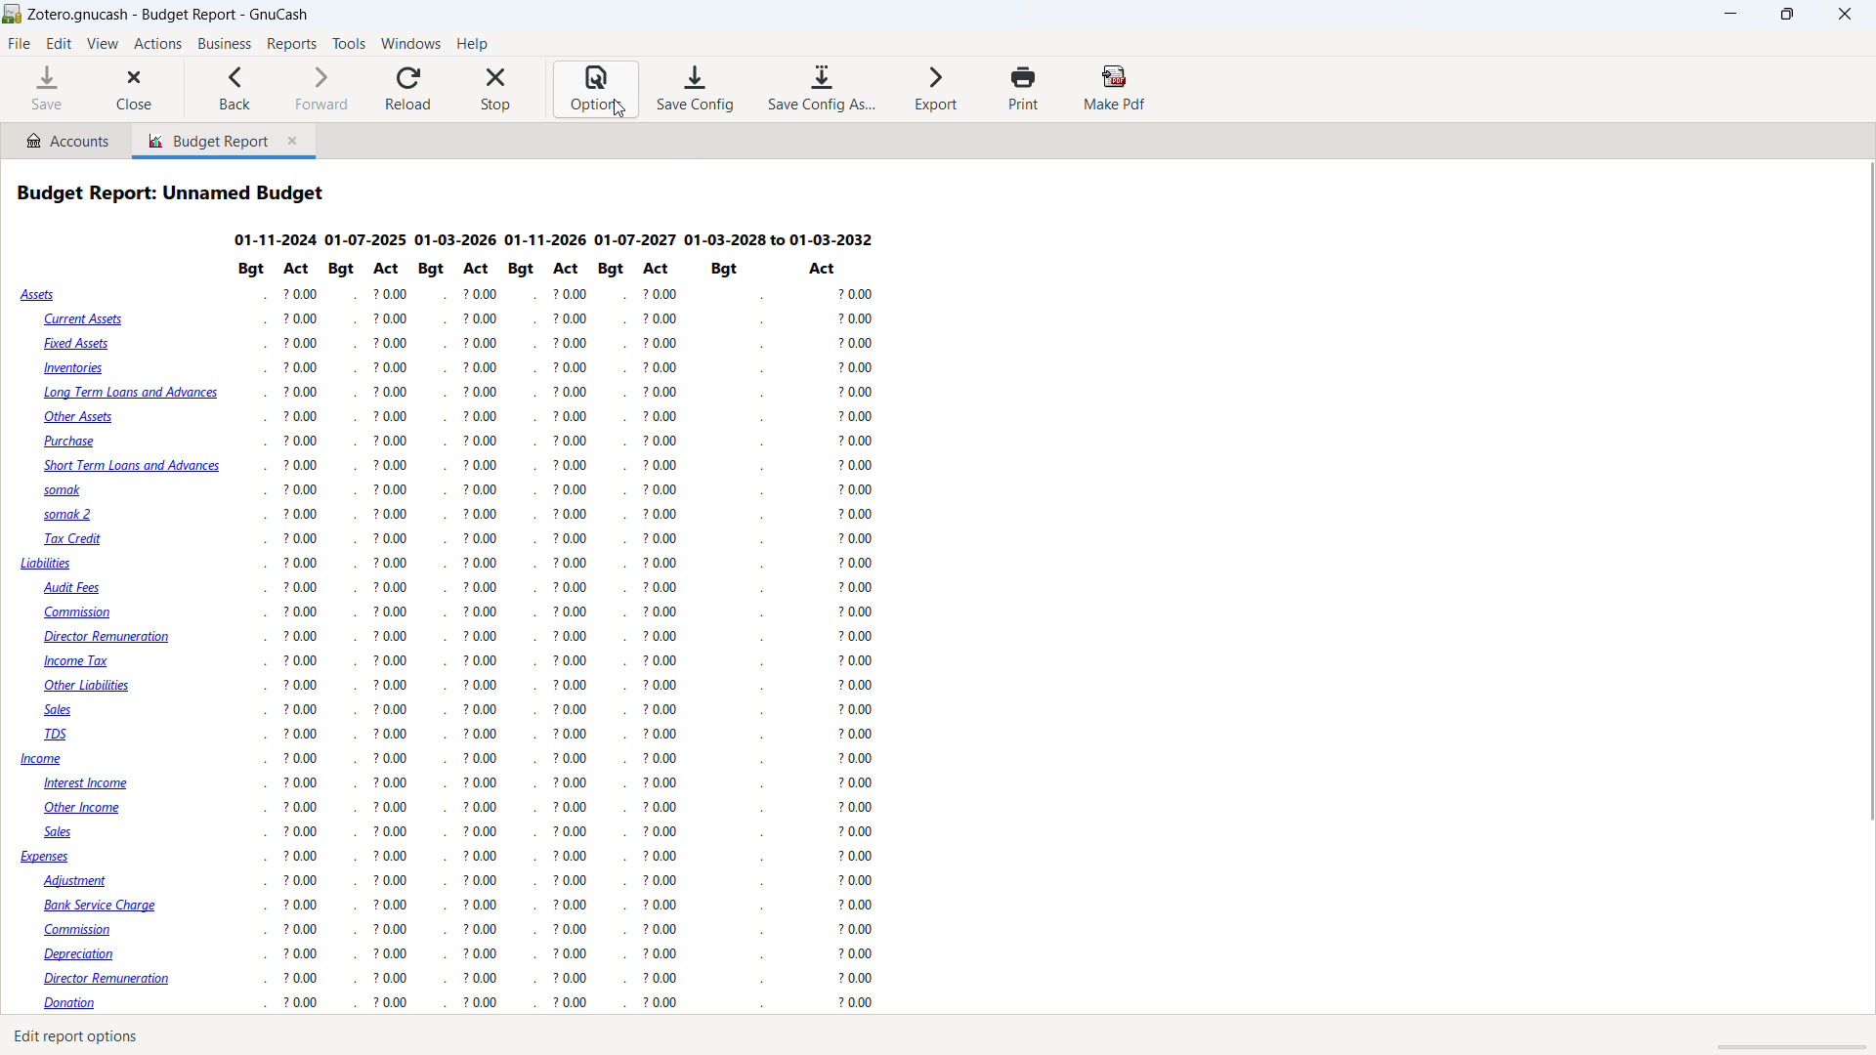  I want to click on columns, so click(584, 638).